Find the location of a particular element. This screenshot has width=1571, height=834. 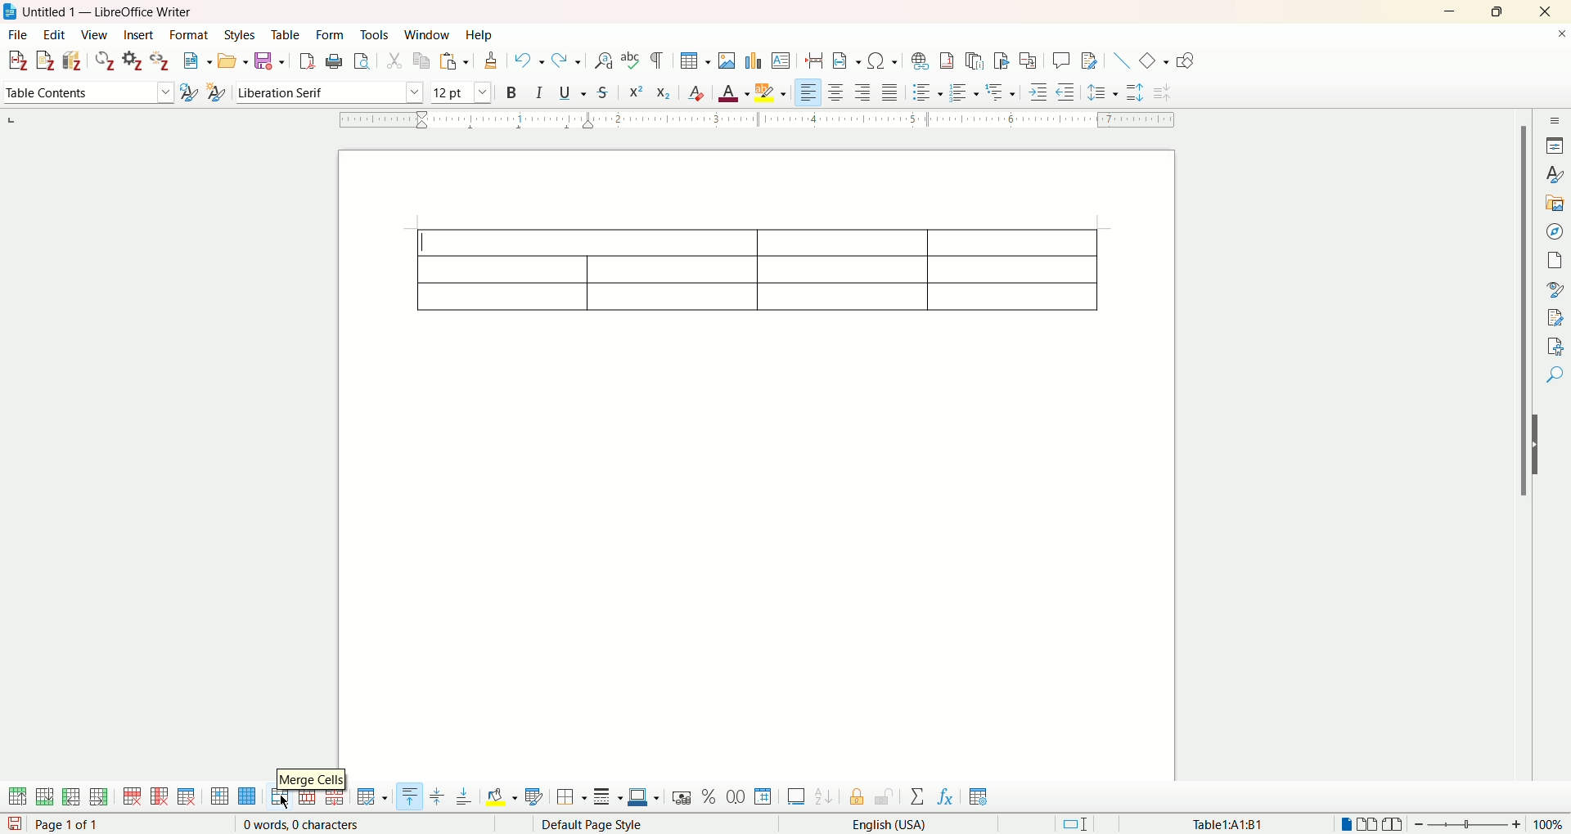

font color is located at coordinates (734, 92).